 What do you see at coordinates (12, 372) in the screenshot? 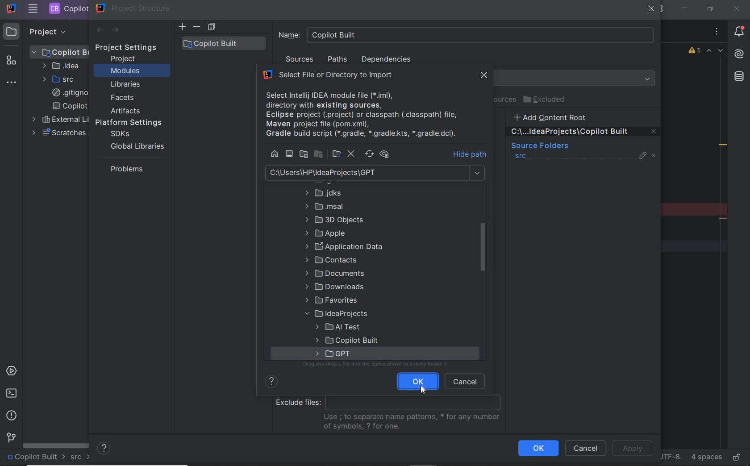
I see `services` at bounding box center [12, 372].